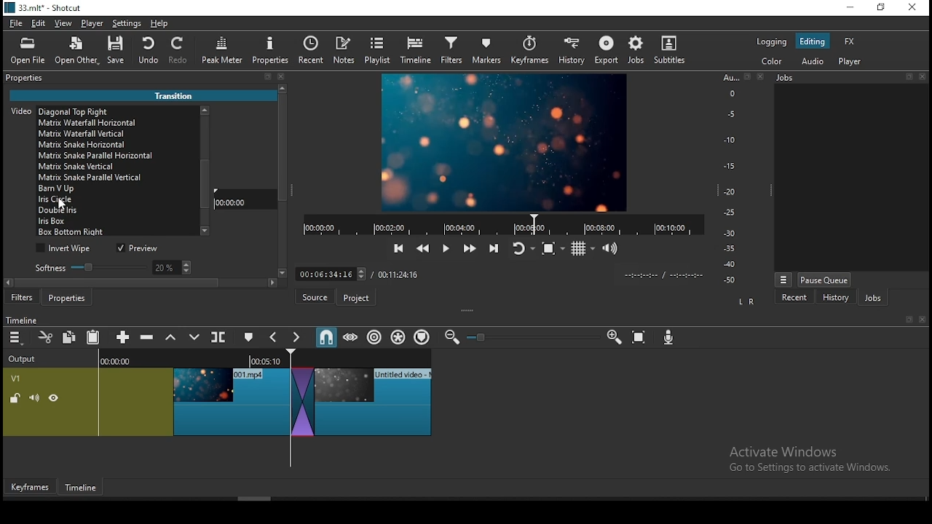 This screenshot has height=524, width=932. What do you see at coordinates (817, 458) in the screenshot?
I see `Activate windows` at bounding box center [817, 458].